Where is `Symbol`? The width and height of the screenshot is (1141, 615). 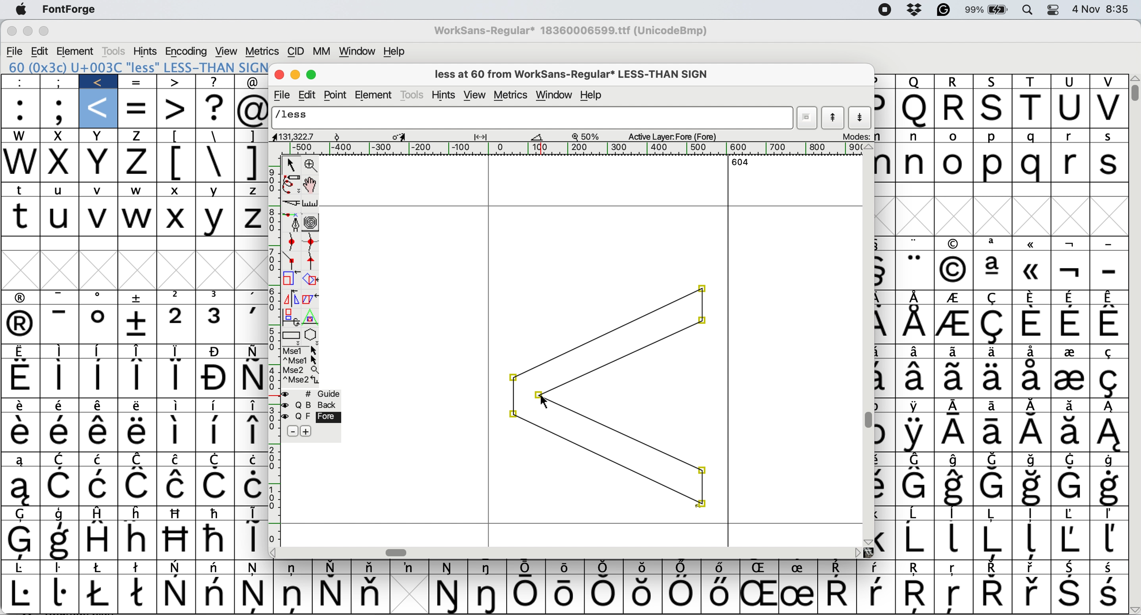 Symbol is located at coordinates (992, 514).